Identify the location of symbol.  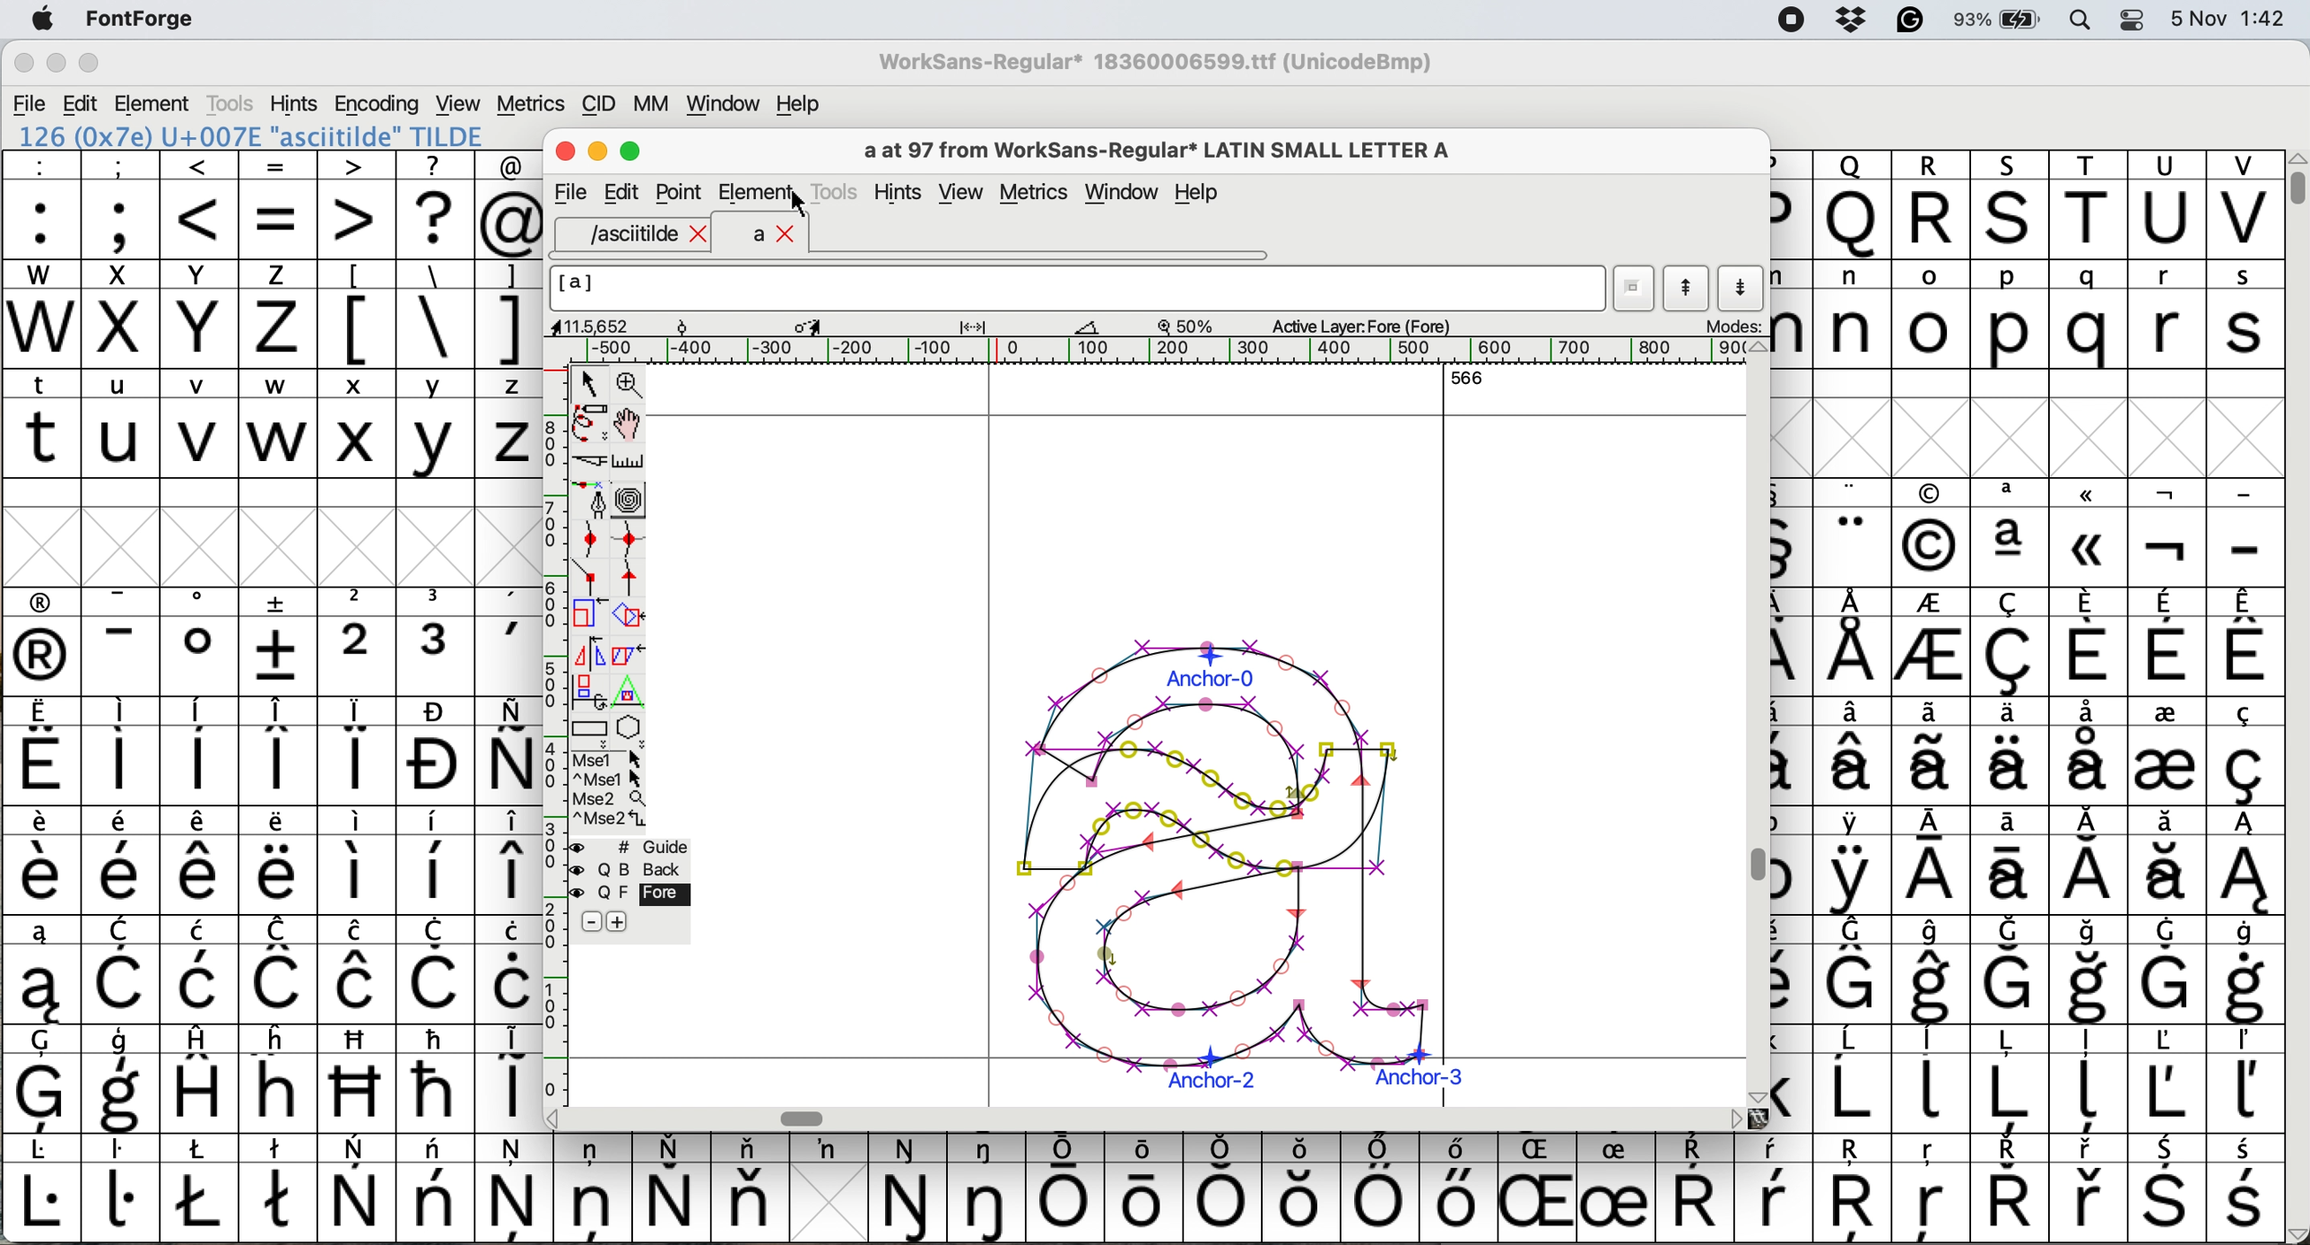
(281, 641).